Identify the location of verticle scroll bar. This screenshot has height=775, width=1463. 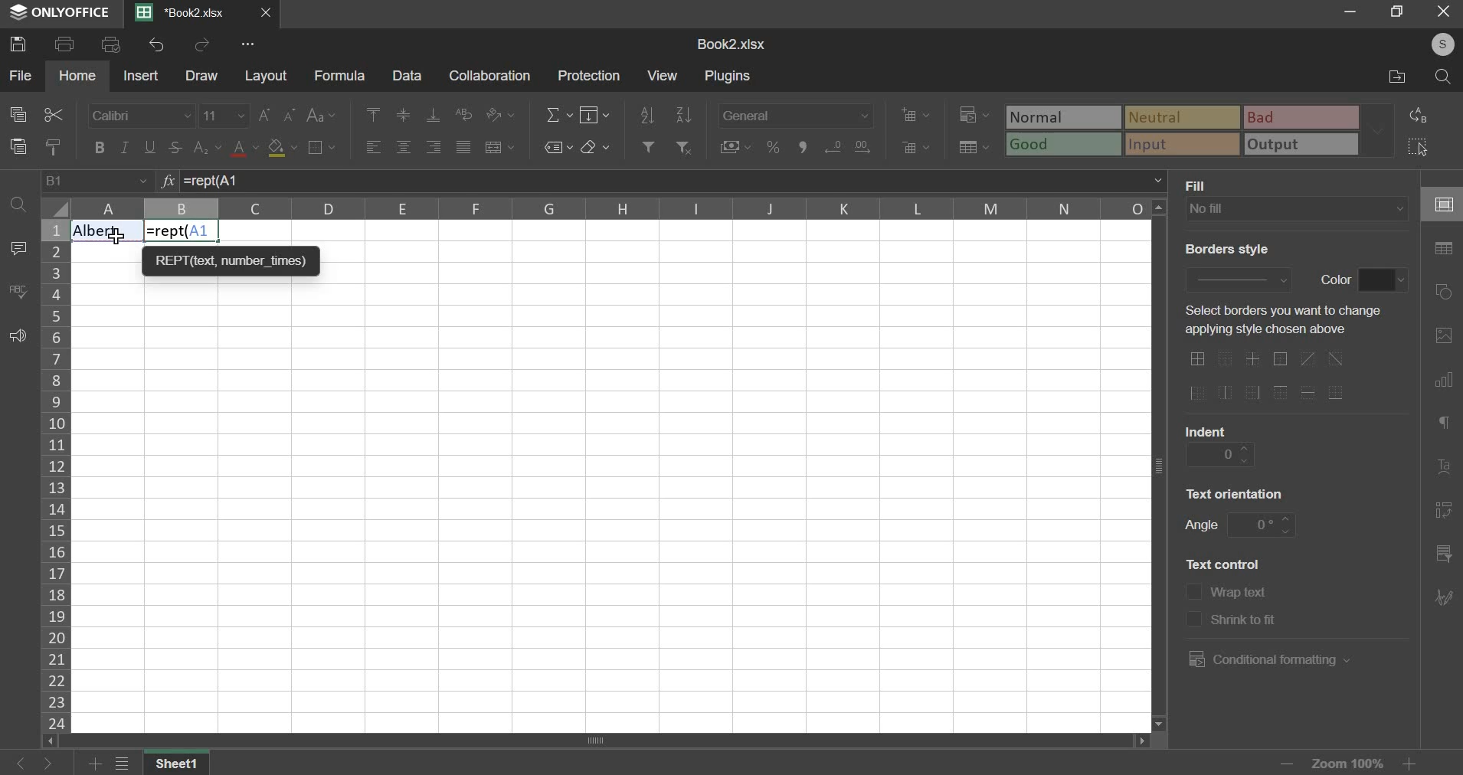
(1164, 465).